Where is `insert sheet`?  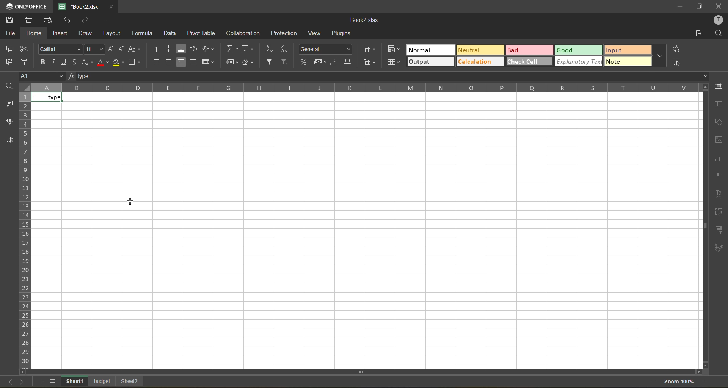 insert sheet is located at coordinates (42, 382).